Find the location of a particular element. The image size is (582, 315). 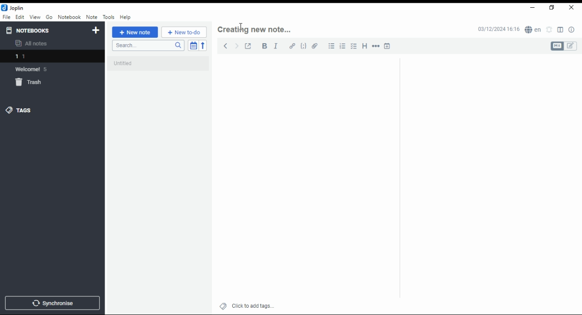

toggle sort order field is located at coordinates (193, 46).